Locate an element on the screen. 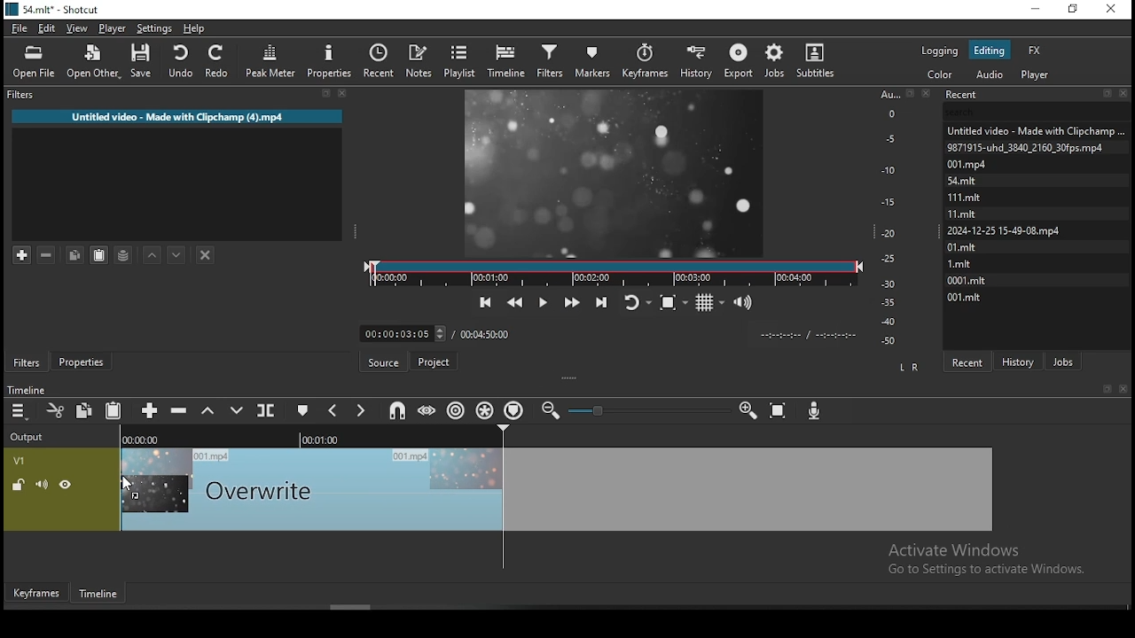 Image resolution: width=1135 pixels, height=638 pixels. close is located at coordinates (1123, 388).